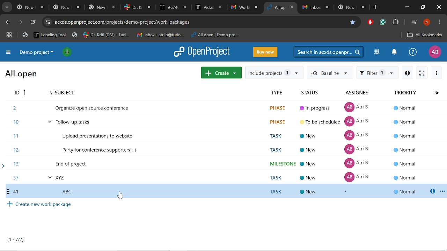  I want to click on Search tabs, so click(6, 7).